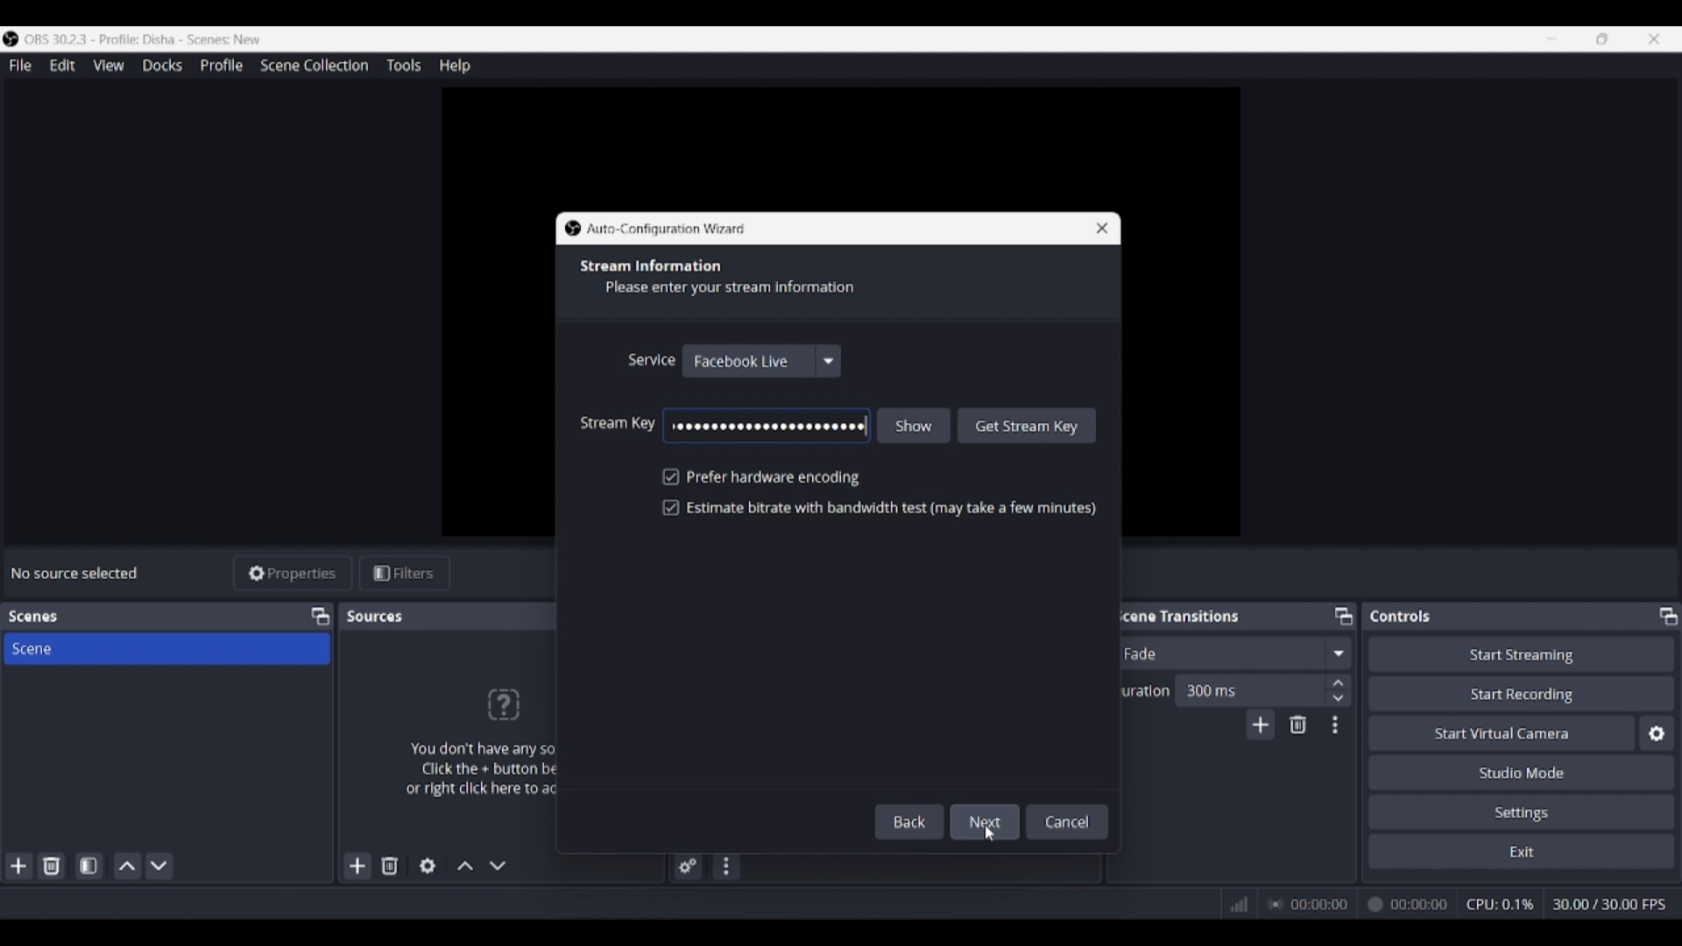 The image size is (1682, 946). I want to click on Transition properties, so click(1335, 725).